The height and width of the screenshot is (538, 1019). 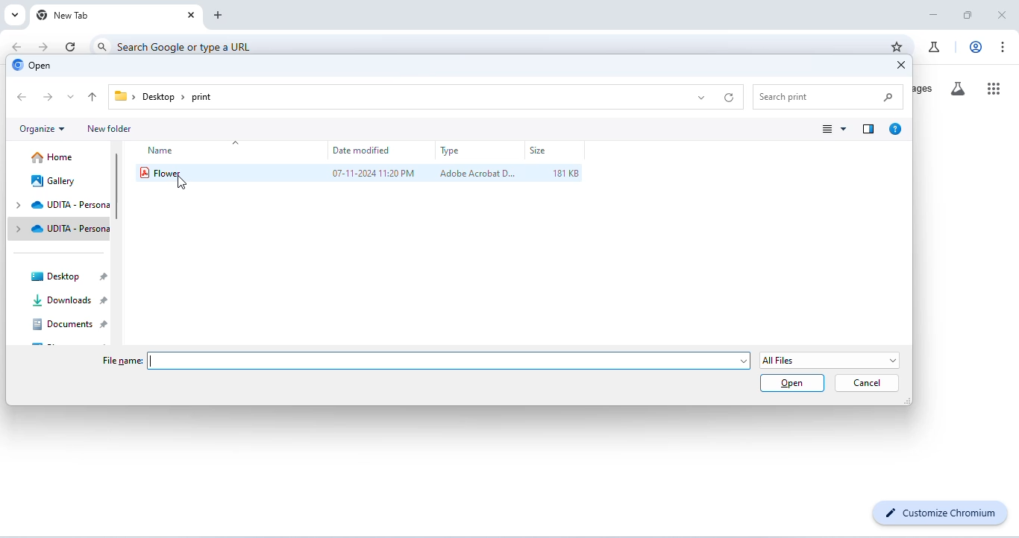 What do you see at coordinates (361, 151) in the screenshot?
I see `date modified` at bounding box center [361, 151].